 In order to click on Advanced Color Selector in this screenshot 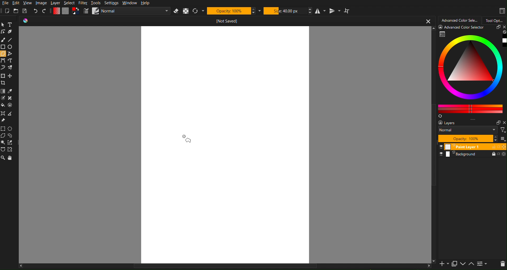, I will do `click(463, 27)`.